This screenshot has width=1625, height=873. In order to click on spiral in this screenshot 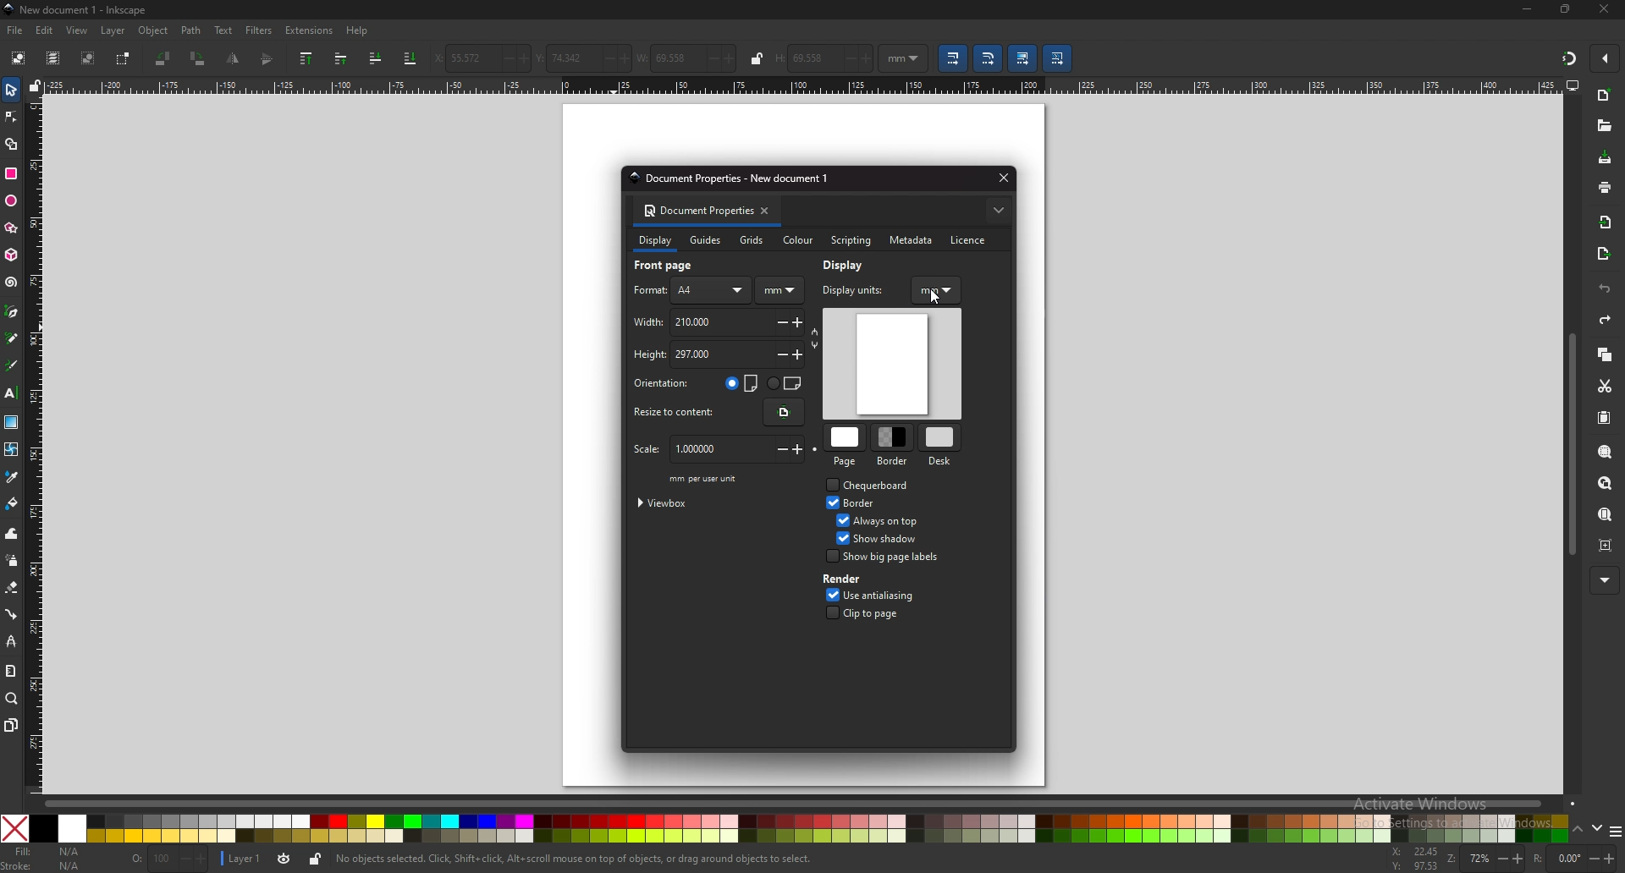, I will do `click(12, 283)`.